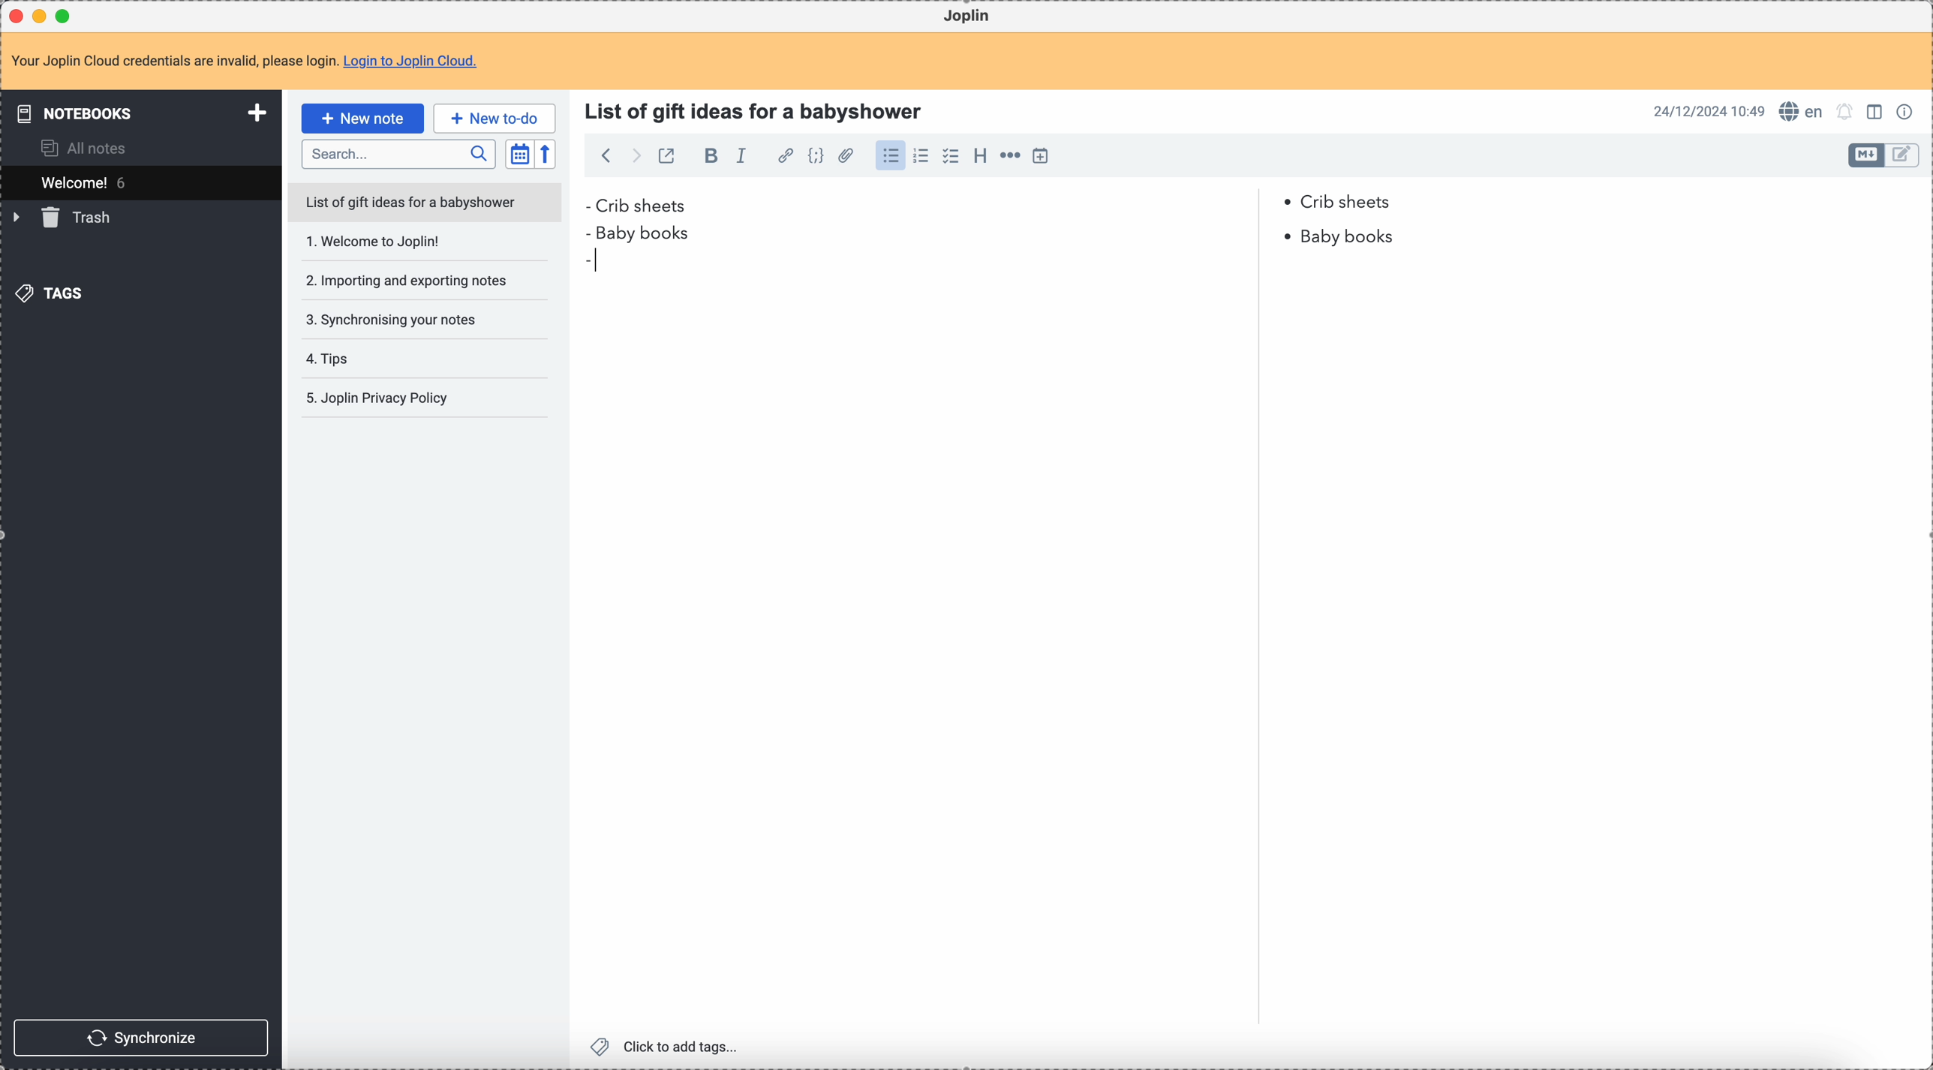 Image resolution: width=1933 pixels, height=1070 pixels. I want to click on note, so click(244, 61).